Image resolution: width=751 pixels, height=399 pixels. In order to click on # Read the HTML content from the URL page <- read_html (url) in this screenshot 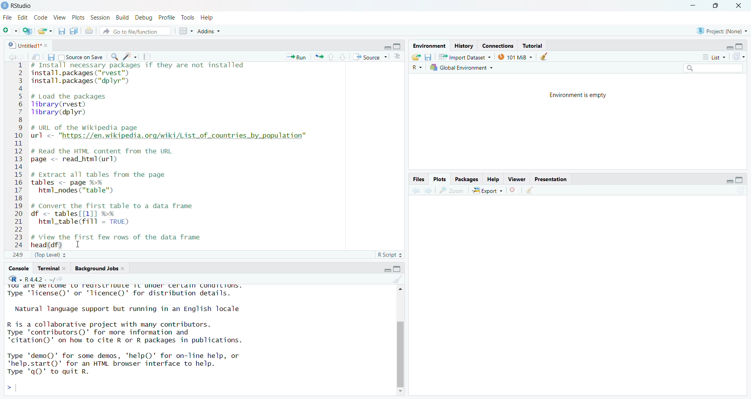, I will do `click(107, 156)`.